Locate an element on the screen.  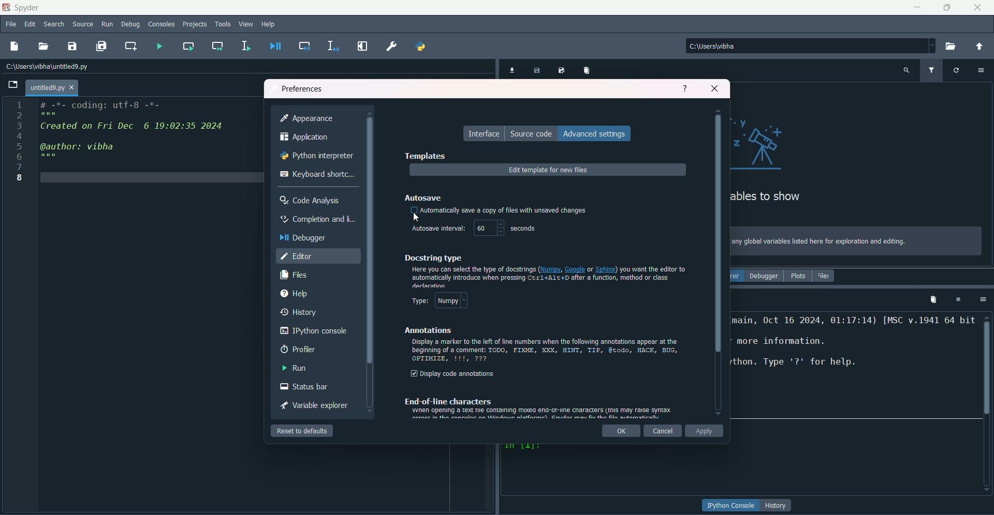
File path is located at coordinates (49, 66).